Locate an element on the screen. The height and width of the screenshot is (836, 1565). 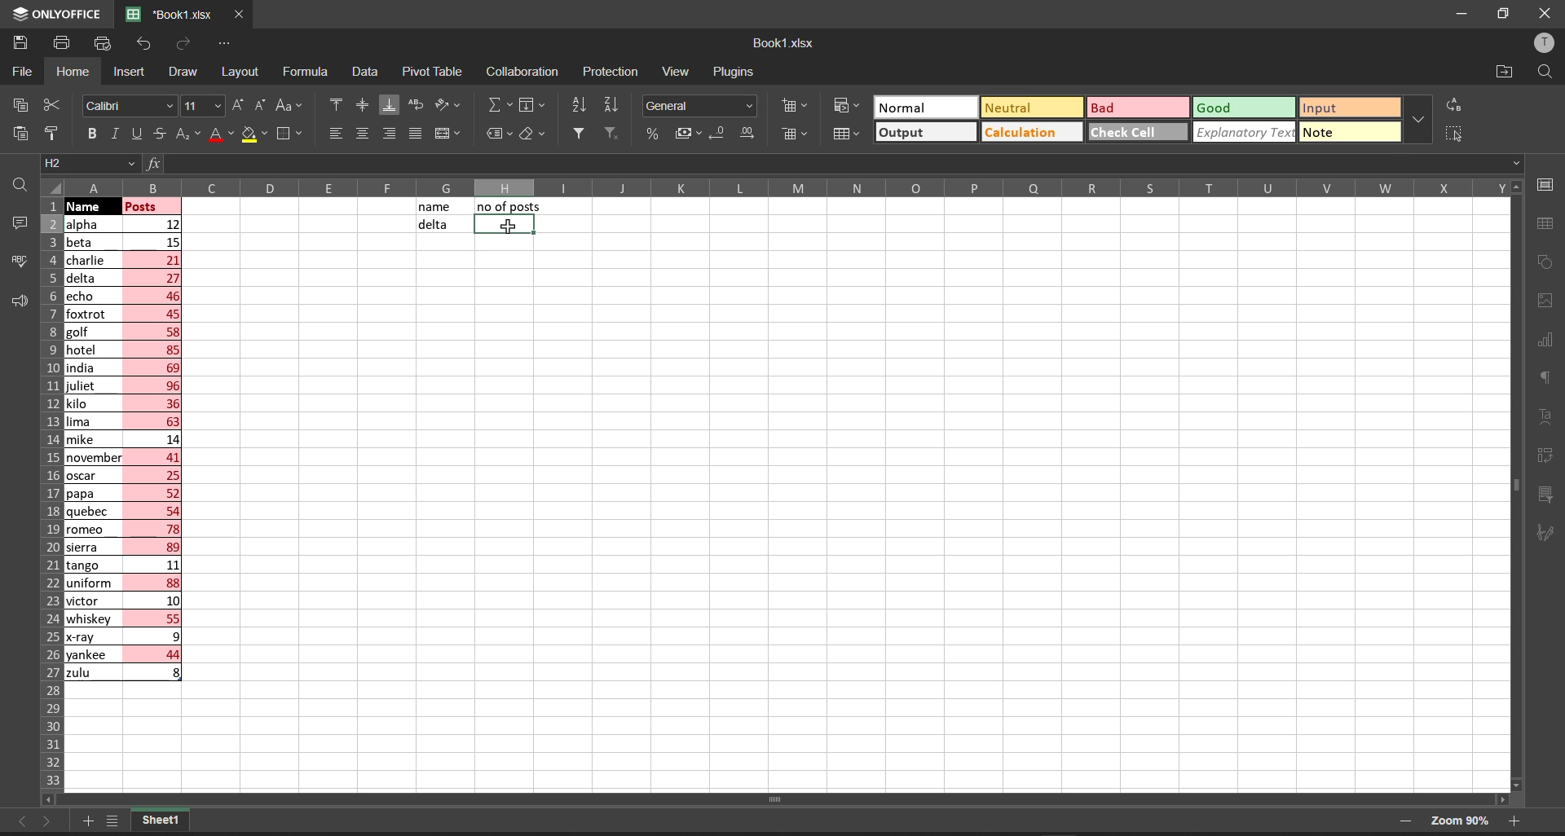
delta is located at coordinates (432, 226).